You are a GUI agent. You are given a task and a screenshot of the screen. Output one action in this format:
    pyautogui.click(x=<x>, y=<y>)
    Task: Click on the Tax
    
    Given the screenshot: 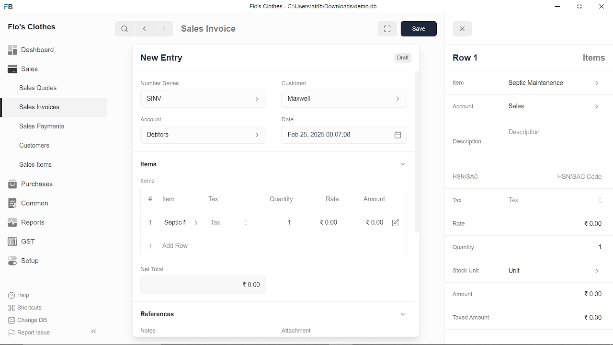 What is the action you would take?
    pyautogui.click(x=221, y=200)
    